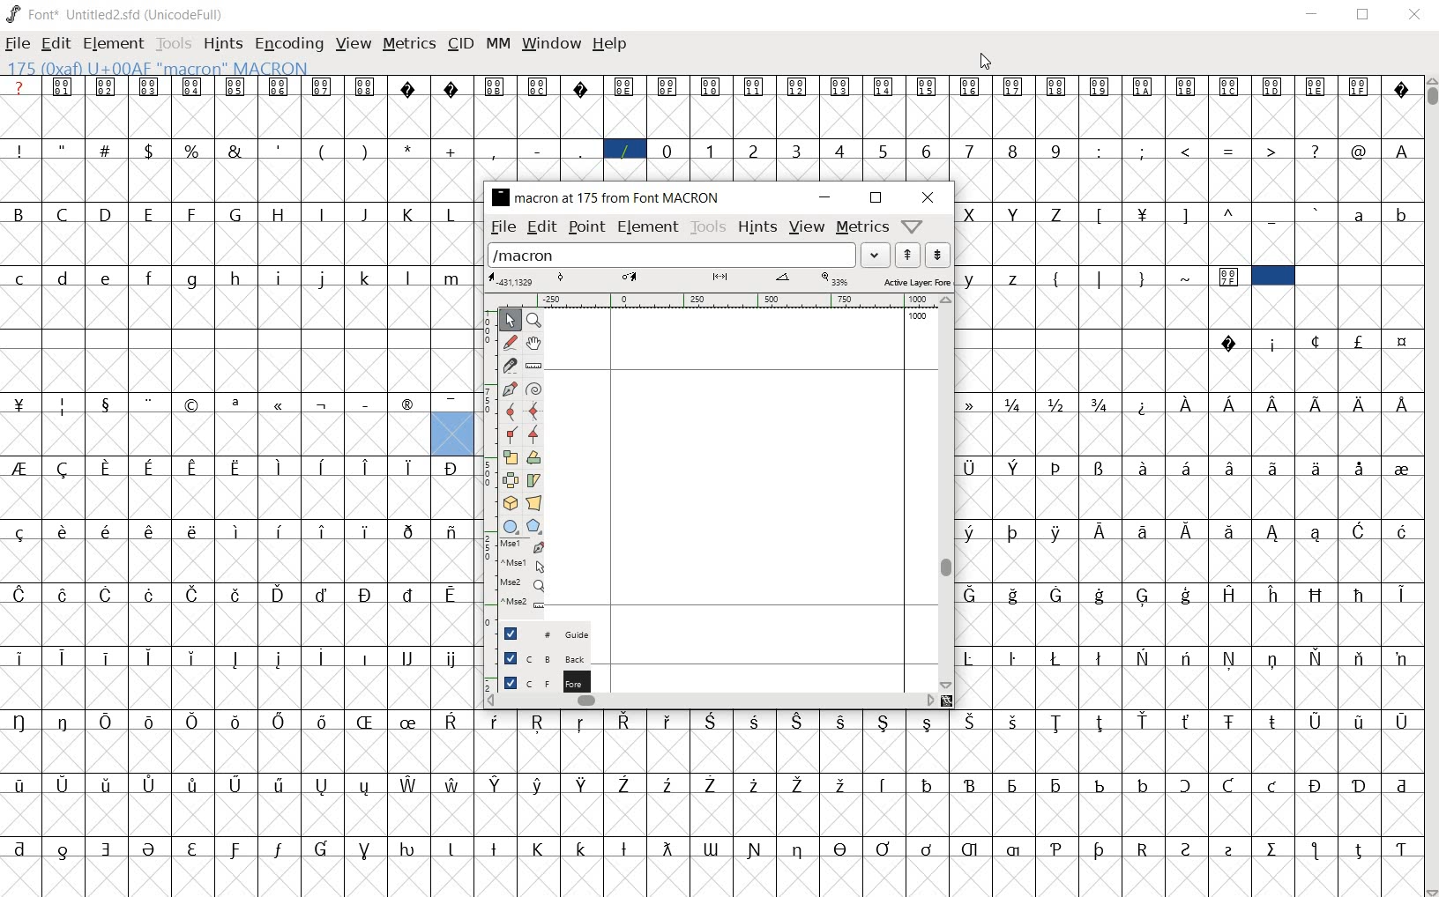 Image resolution: width=1439 pixels, height=897 pixels. I want to click on Help, so click(611, 44).